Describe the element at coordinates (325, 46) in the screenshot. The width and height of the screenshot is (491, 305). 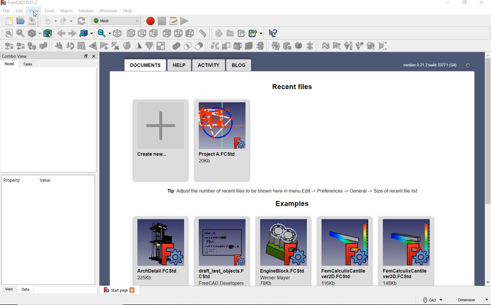
I see `option` at that location.